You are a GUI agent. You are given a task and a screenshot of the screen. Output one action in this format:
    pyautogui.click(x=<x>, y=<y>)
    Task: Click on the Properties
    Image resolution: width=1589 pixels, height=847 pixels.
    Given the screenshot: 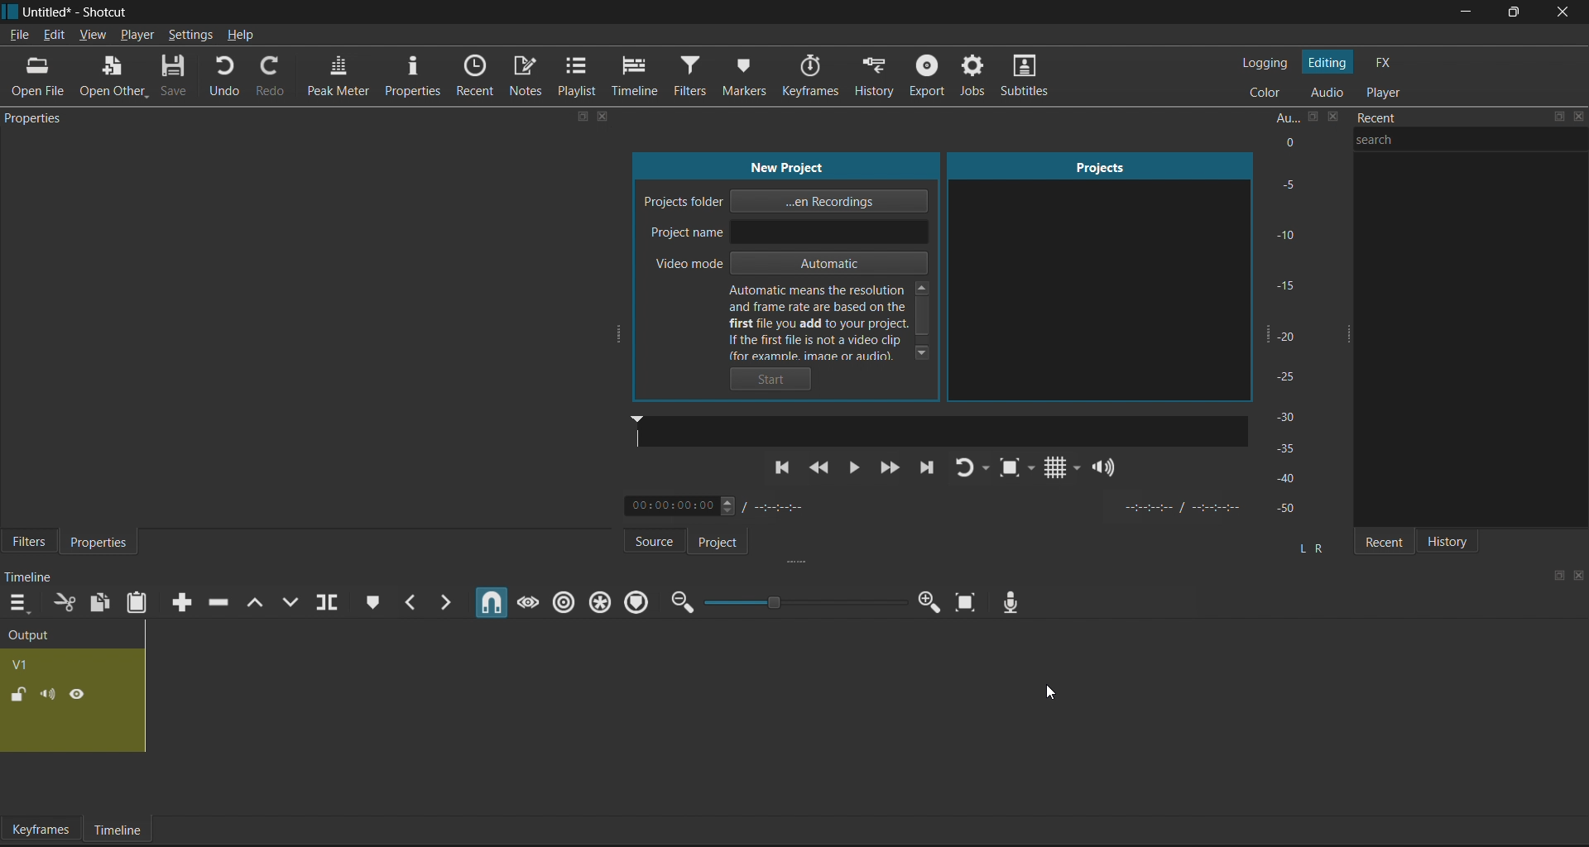 What is the action you would take?
    pyautogui.click(x=103, y=542)
    